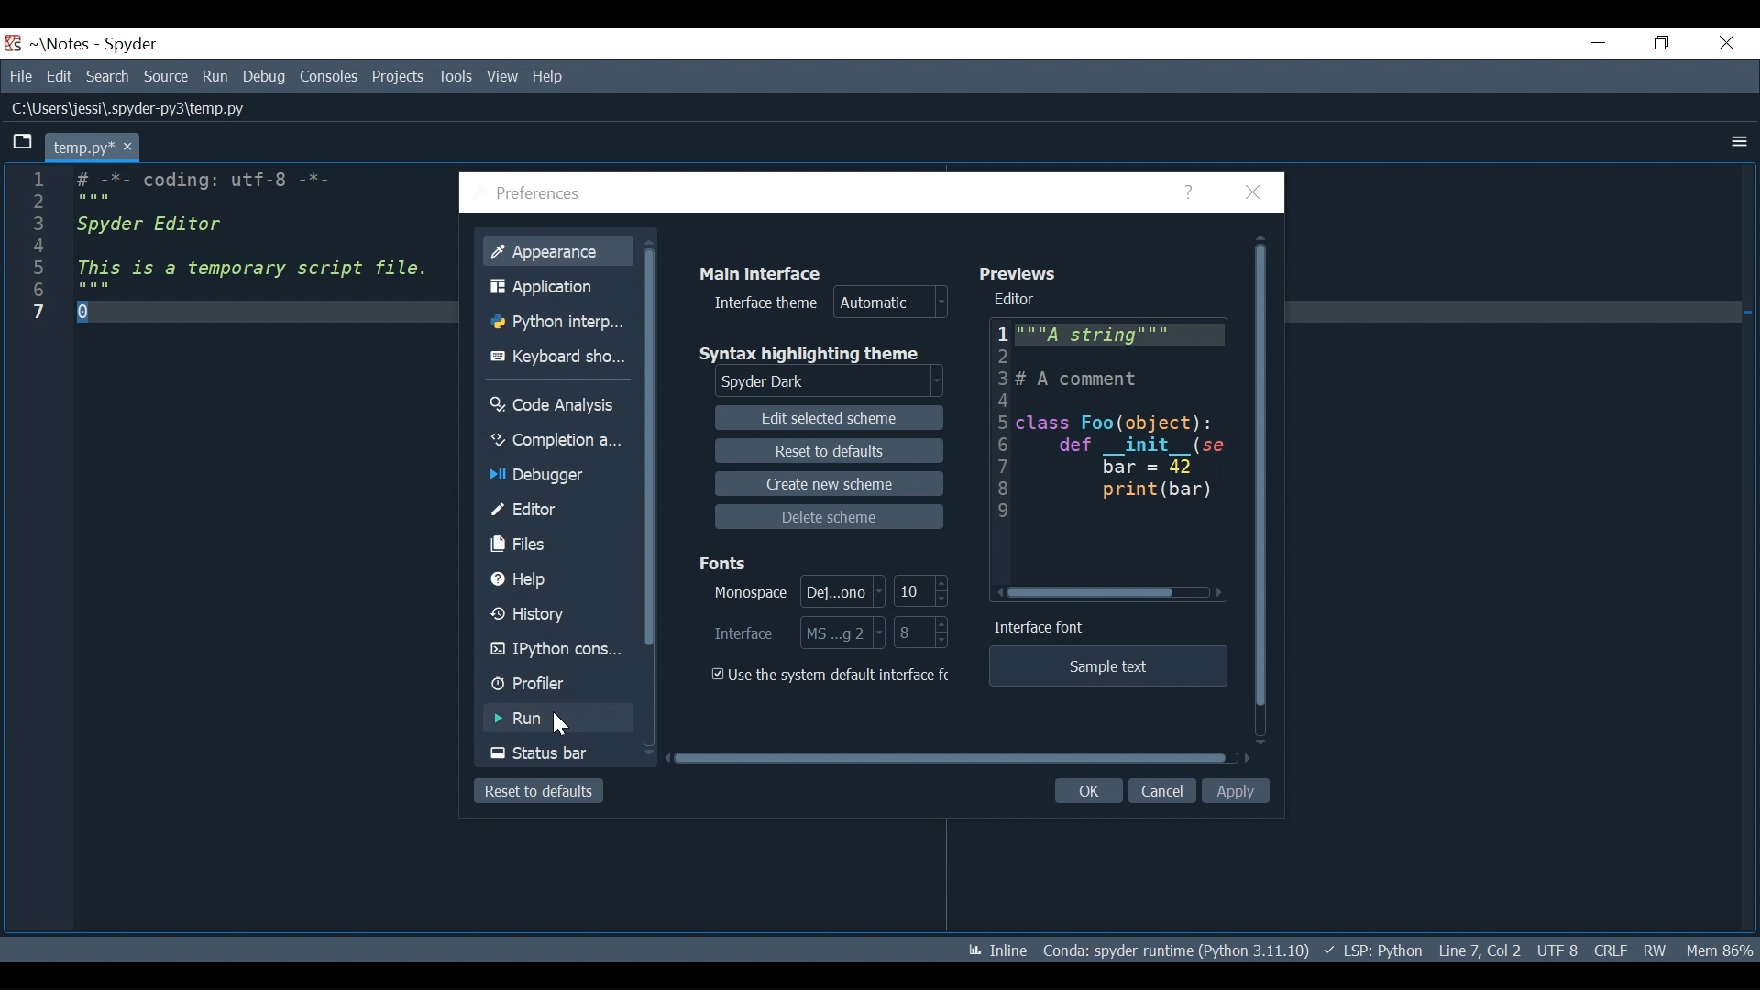 This screenshot has height=990, width=1760. I want to click on Notes, so click(56, 44).